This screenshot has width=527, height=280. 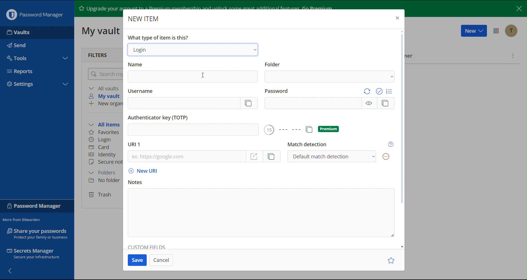 What do you see at coordinates (191, 99) in the screenshot?
I see `Username` at bounding box center [191, 99].